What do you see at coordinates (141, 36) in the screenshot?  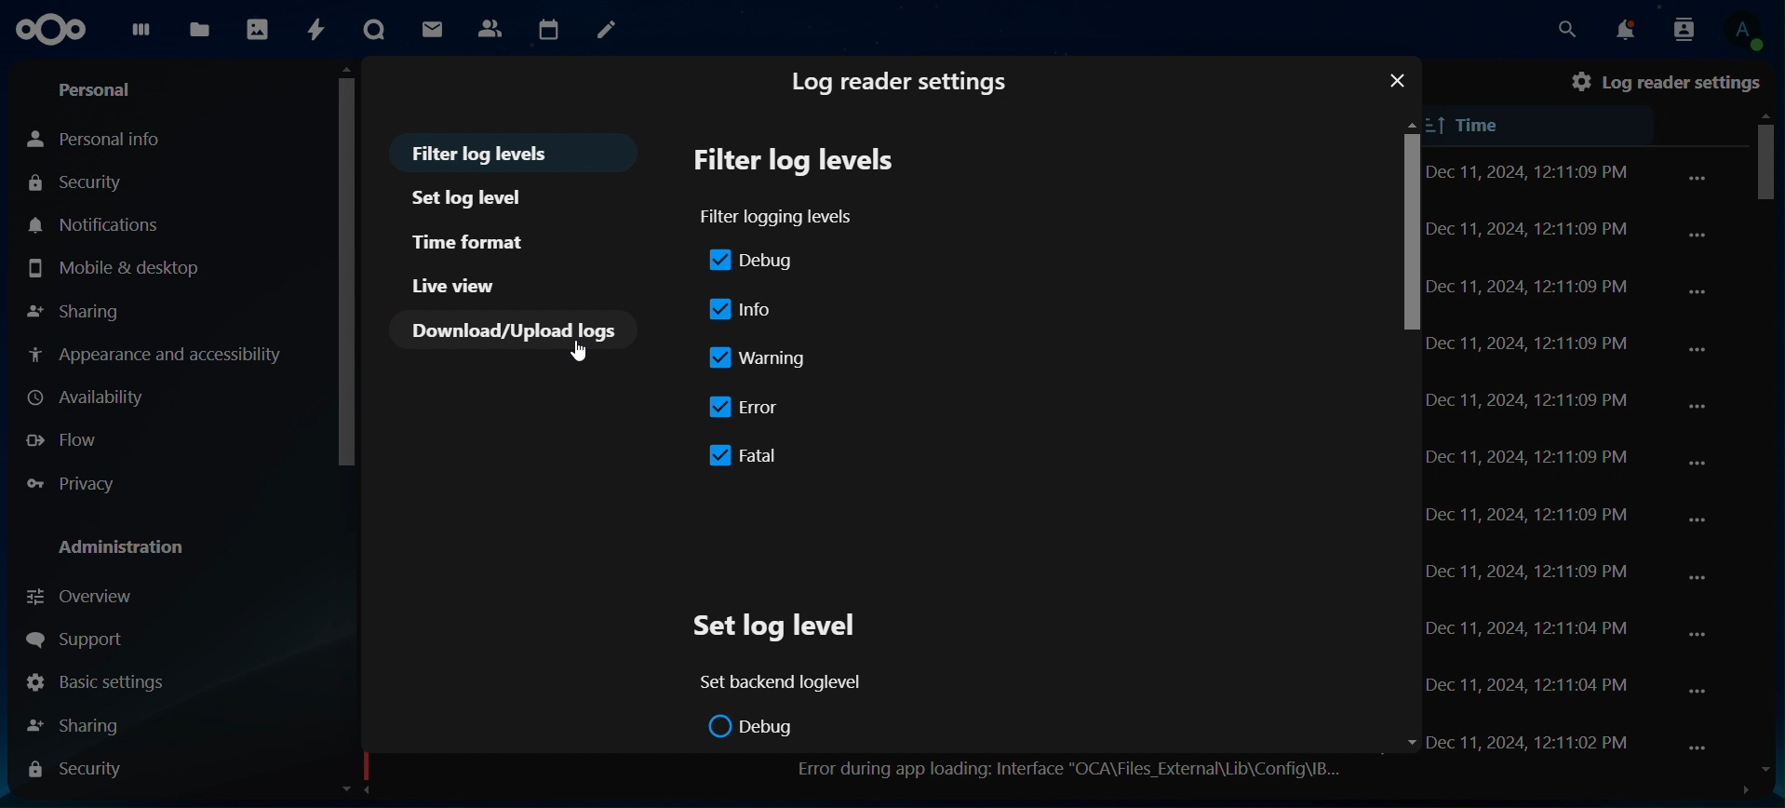 I see `dashboard` at bounding box center [141, 36].